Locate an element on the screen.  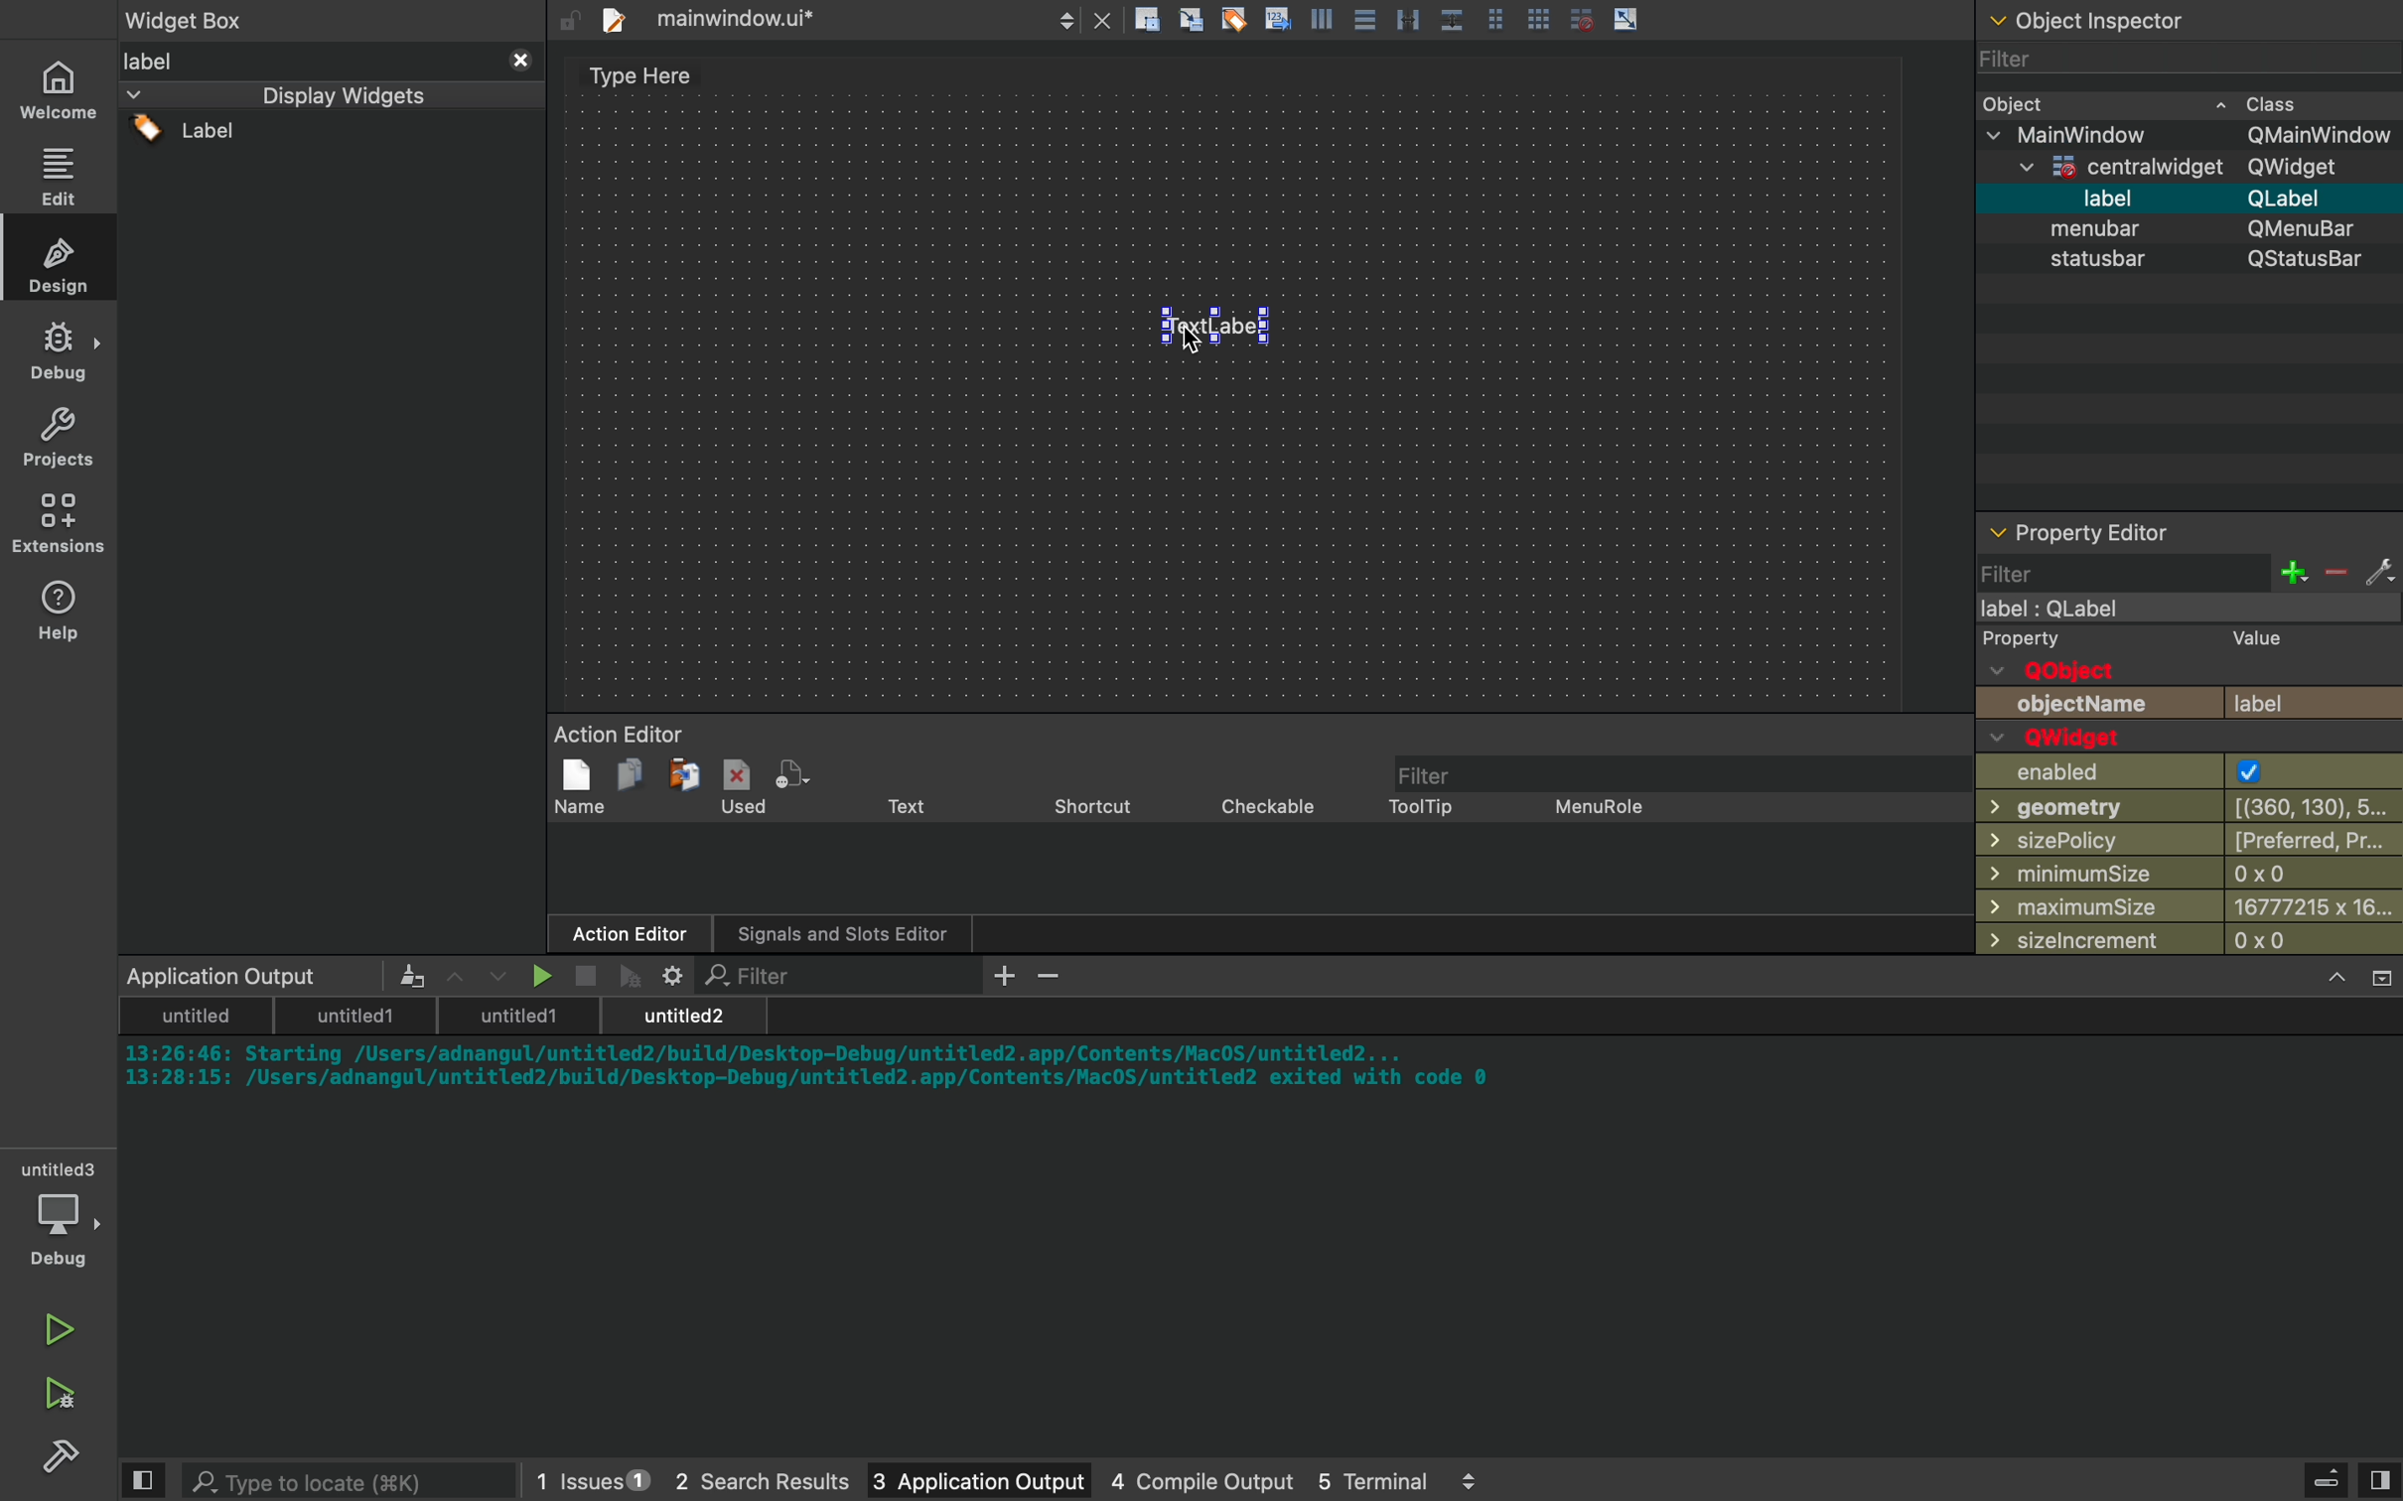
home is located at coordinates (63, 89).